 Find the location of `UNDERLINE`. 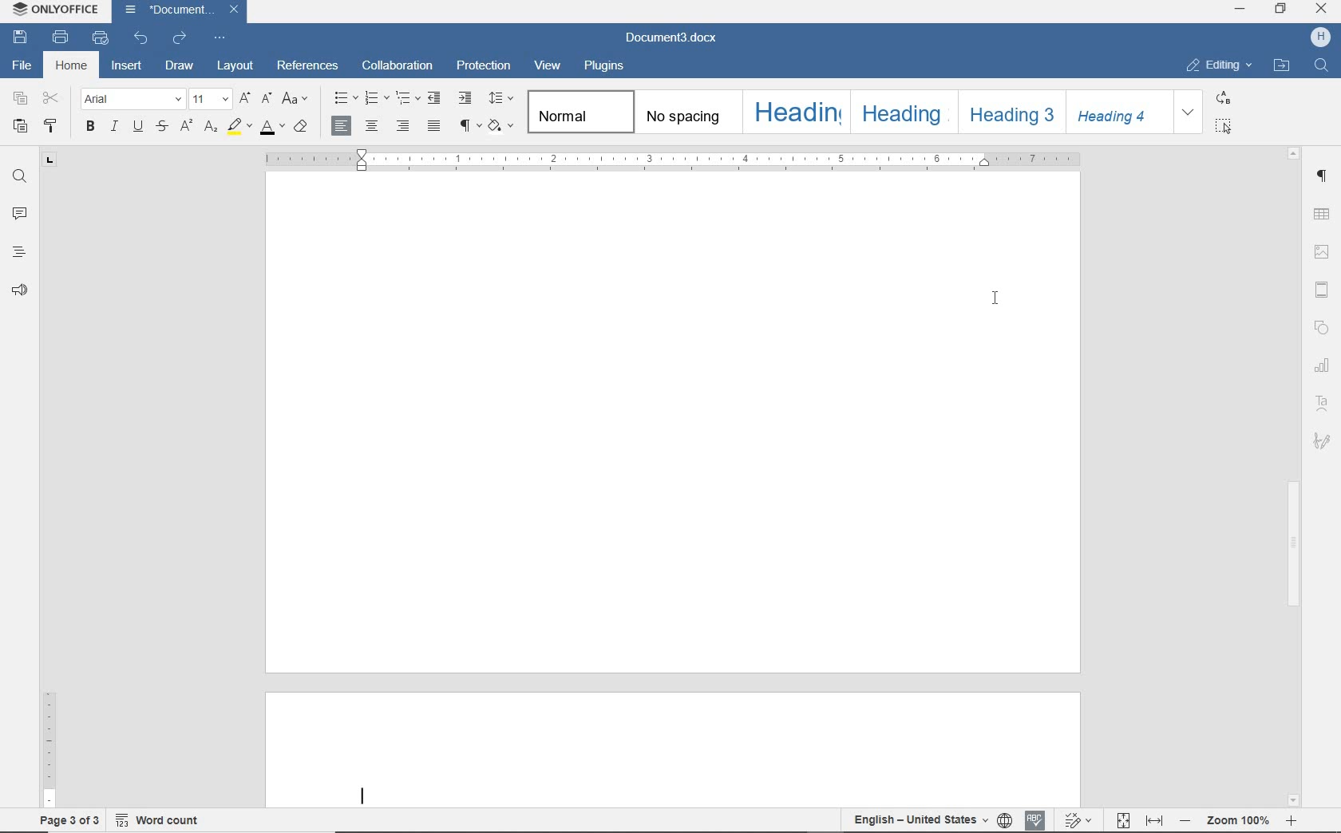

UNDERLINE is located at coordinates (136, 128).